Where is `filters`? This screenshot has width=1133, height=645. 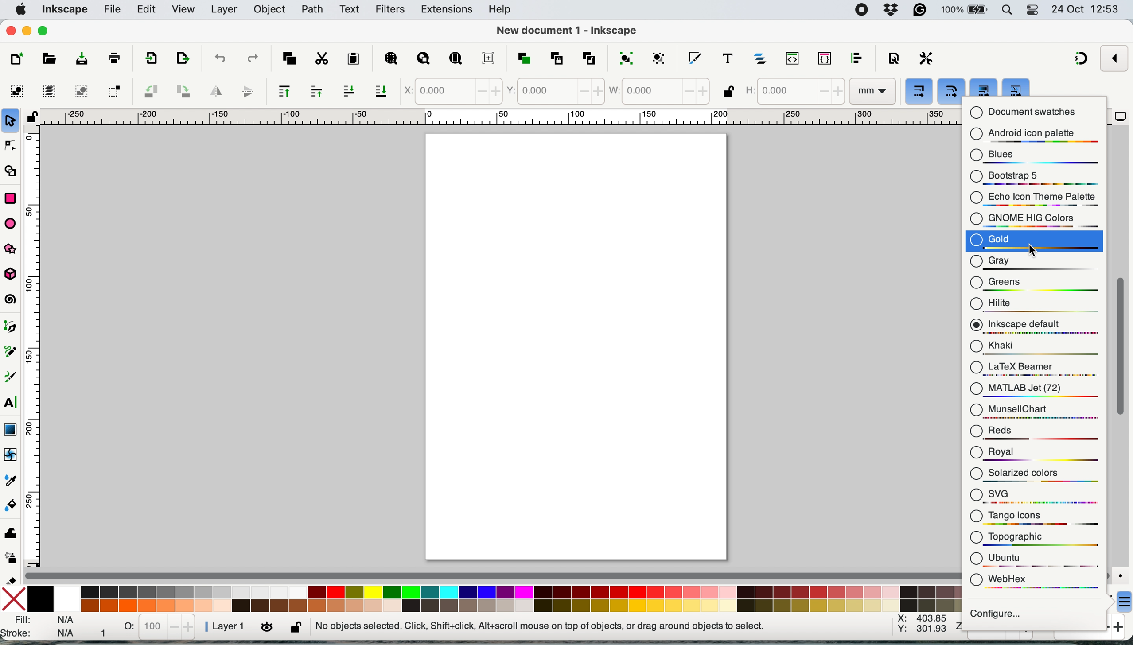 filters is located at coordinates (391, 11).